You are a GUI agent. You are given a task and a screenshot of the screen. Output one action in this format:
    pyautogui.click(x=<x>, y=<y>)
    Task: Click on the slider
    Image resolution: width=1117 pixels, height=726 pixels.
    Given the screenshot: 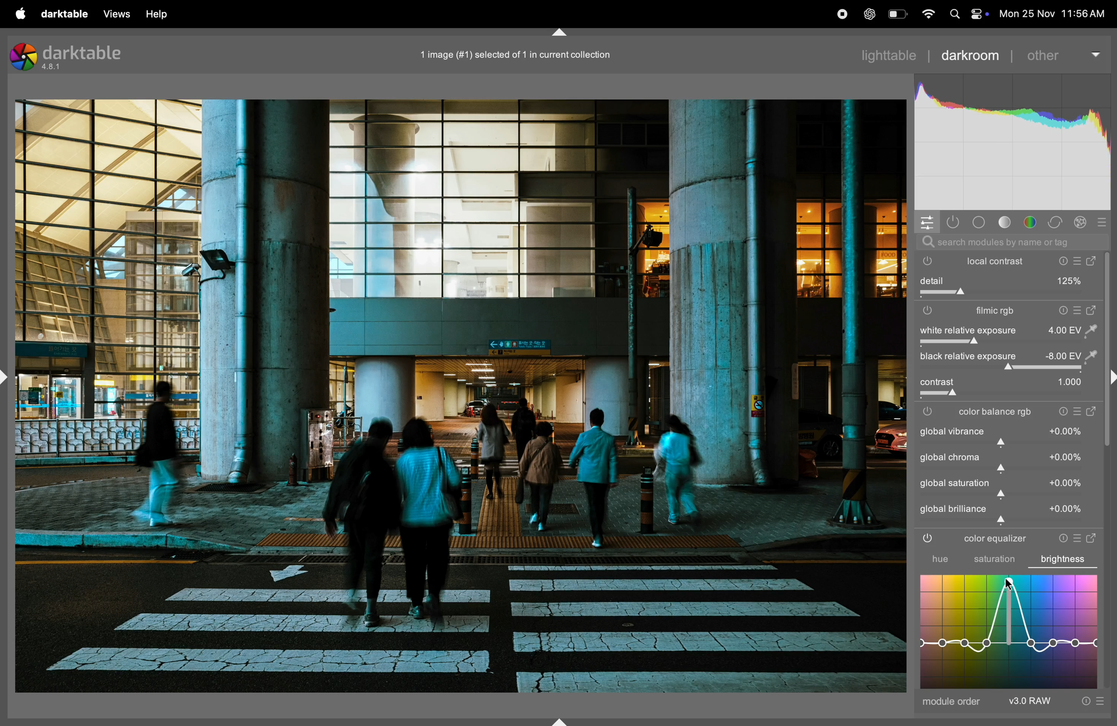 What is the action you would take?
    pyautogui.click(x=1012, y=522)
    